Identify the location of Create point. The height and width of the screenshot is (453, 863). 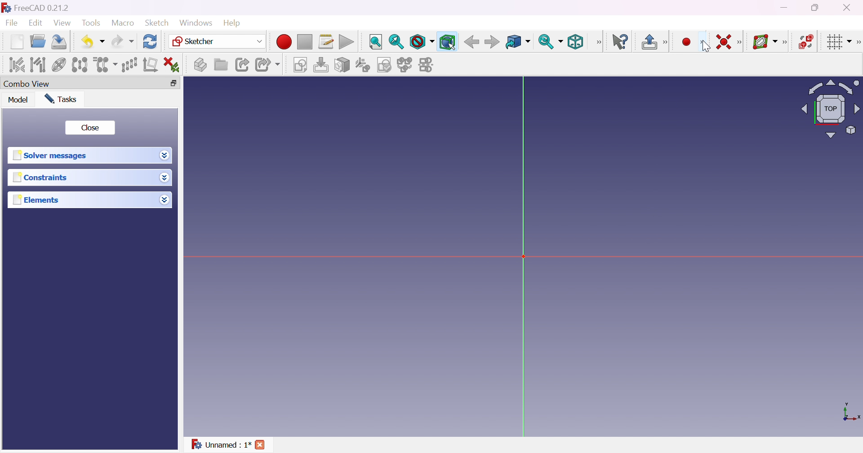
(685, 42).